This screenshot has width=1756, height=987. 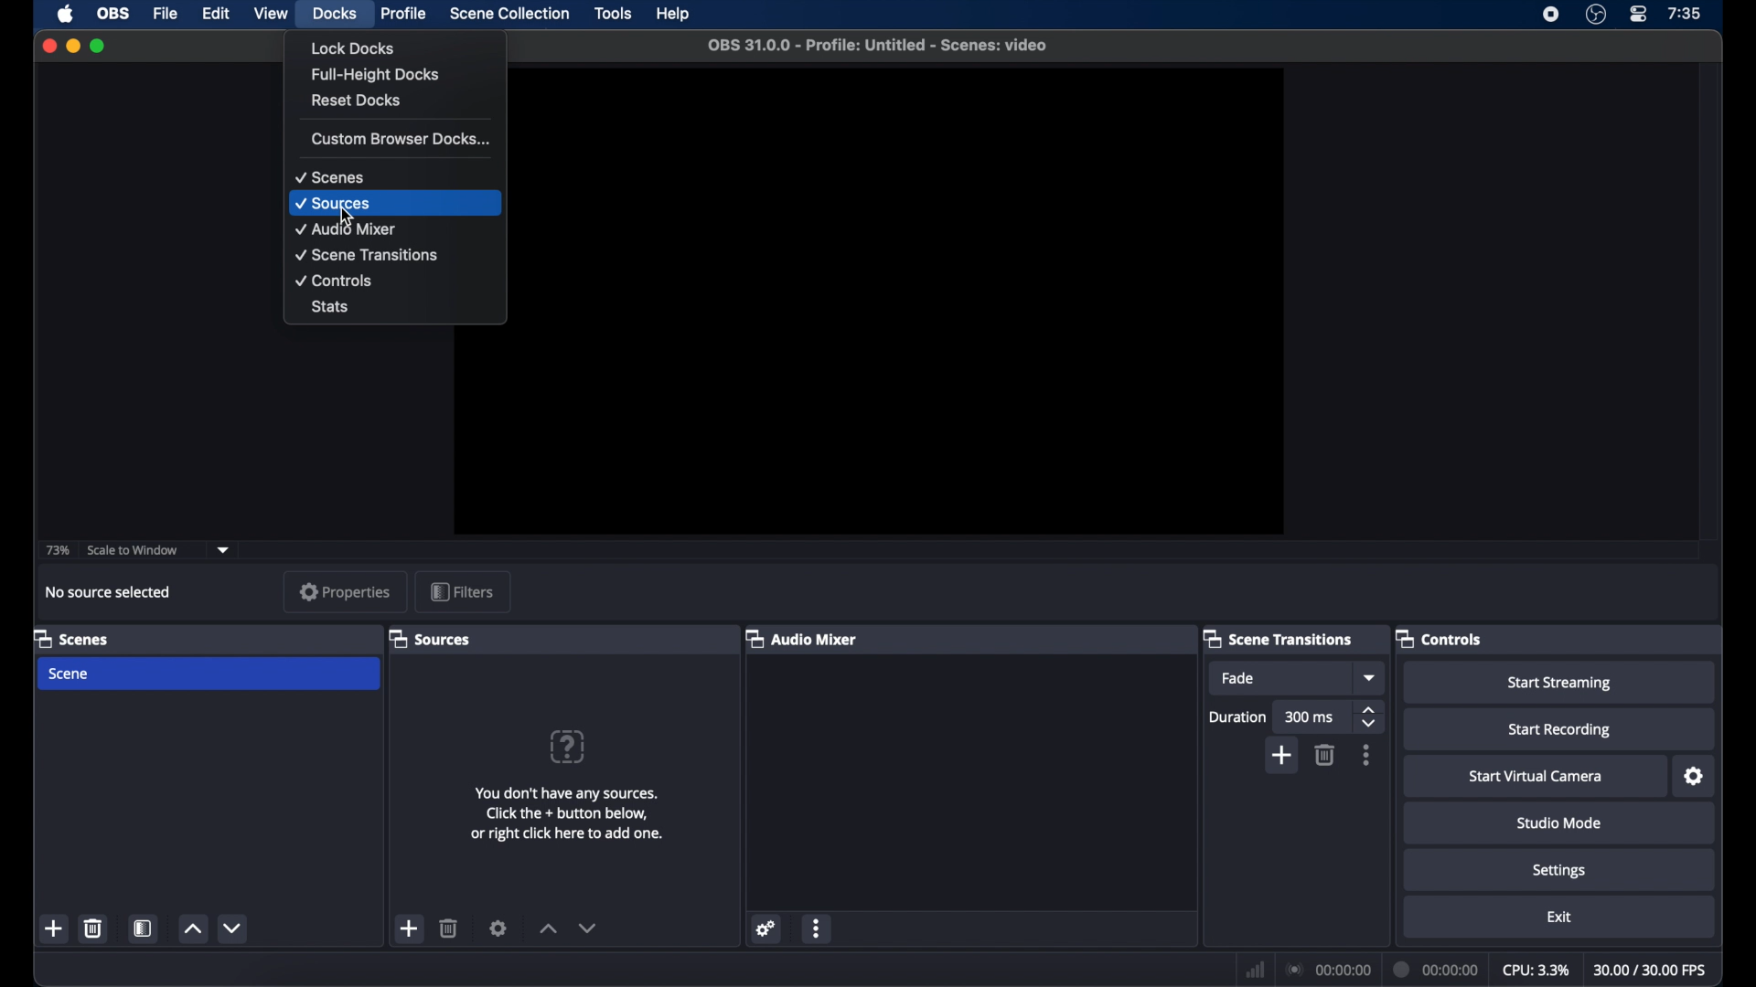 What do you see at coordinates (358, 101) in the screenshot?
I see `reset docks` at bounding box center [358, 101].